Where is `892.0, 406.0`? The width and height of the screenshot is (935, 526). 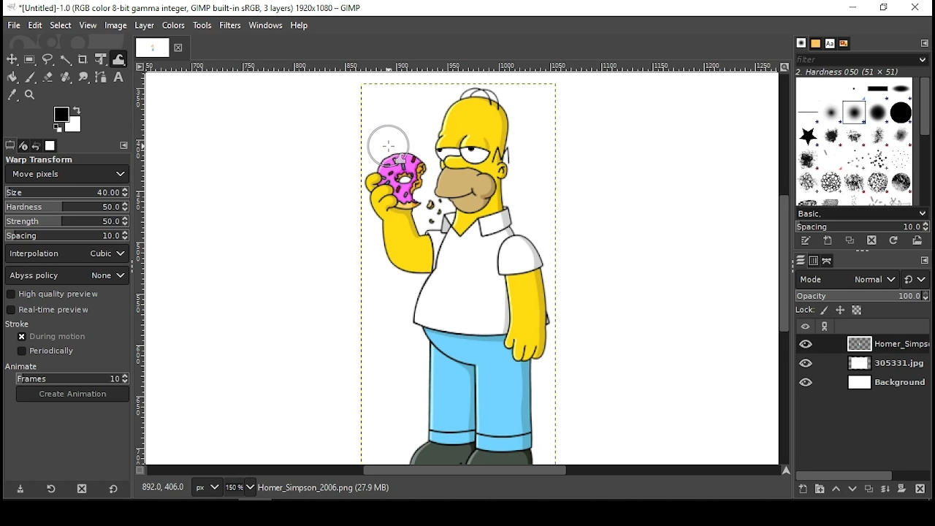
892.0, 406.0 is located at coordinates (163, 488).